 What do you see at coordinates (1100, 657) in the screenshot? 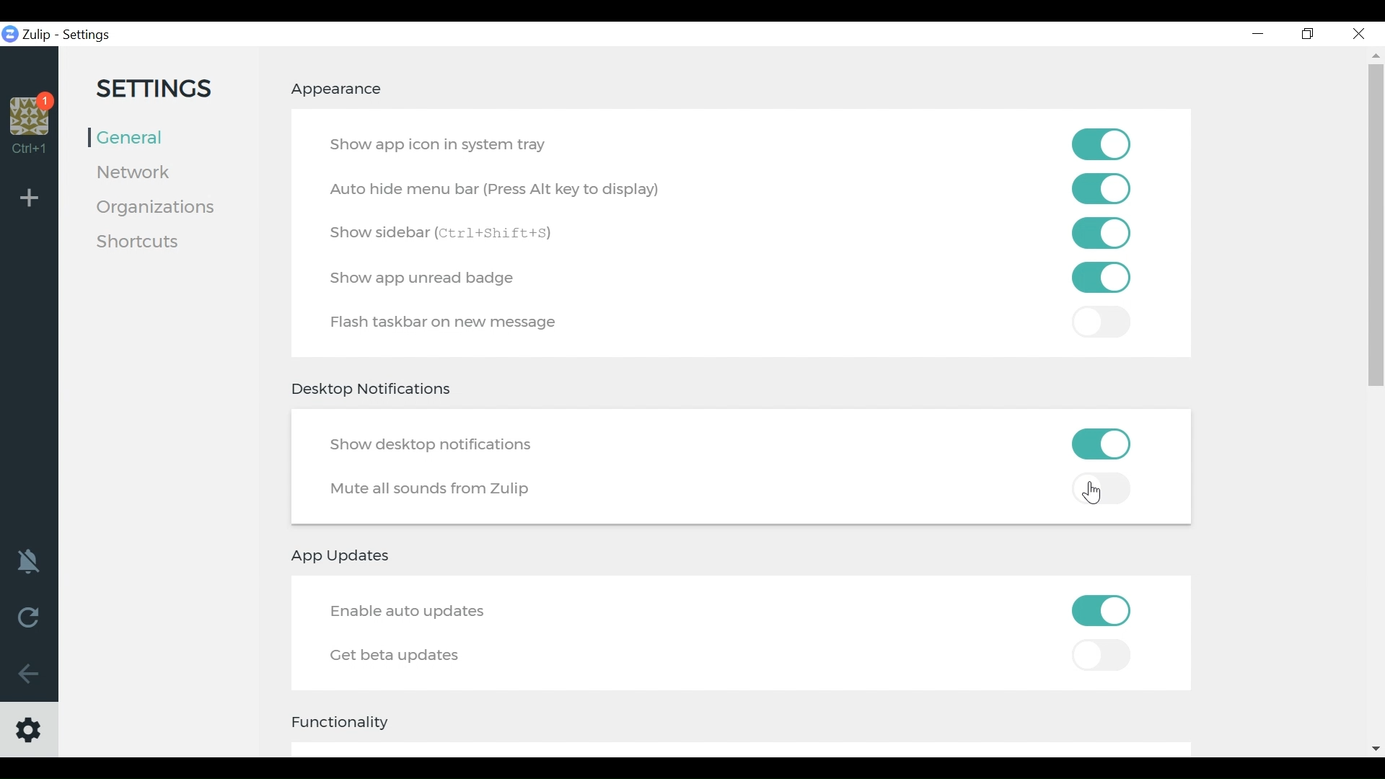
I see `Toggle on/off Get Beta Updates ` at bounding box center [1100, 657].